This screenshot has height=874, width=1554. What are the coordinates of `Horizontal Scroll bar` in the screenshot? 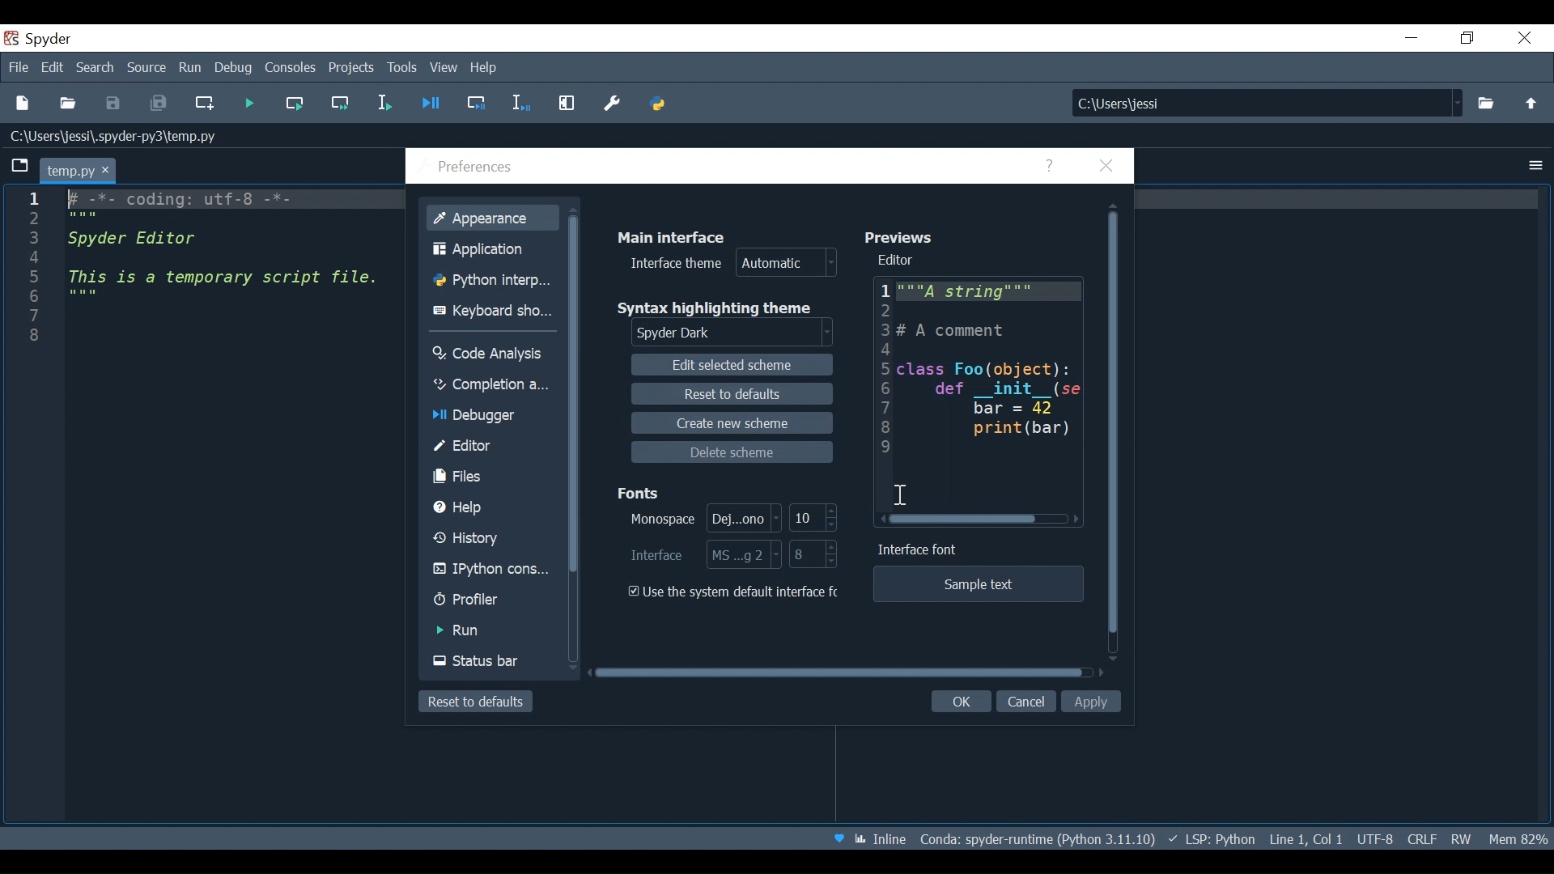 It's located at (966, 520).